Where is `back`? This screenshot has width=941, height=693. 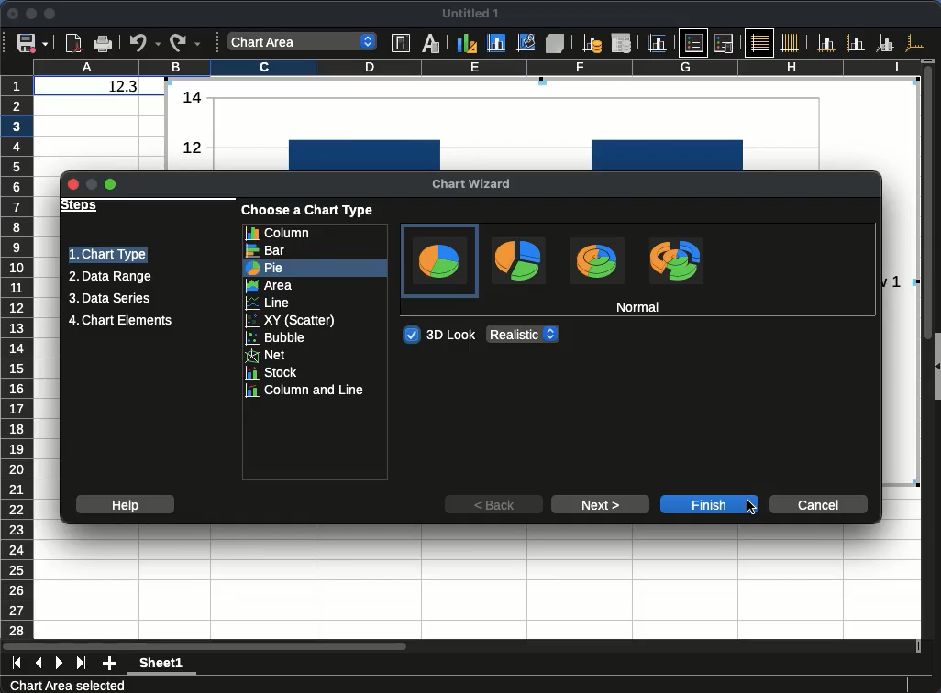
back is located at coordinates (493, 504).